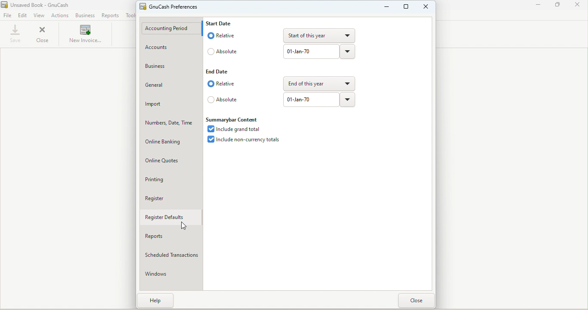 The height and width of the screenshot is (310, 588). What do you see at coordinates (222, 70) in the screenshot?
I see `End date` at bounding box center [222, 70].